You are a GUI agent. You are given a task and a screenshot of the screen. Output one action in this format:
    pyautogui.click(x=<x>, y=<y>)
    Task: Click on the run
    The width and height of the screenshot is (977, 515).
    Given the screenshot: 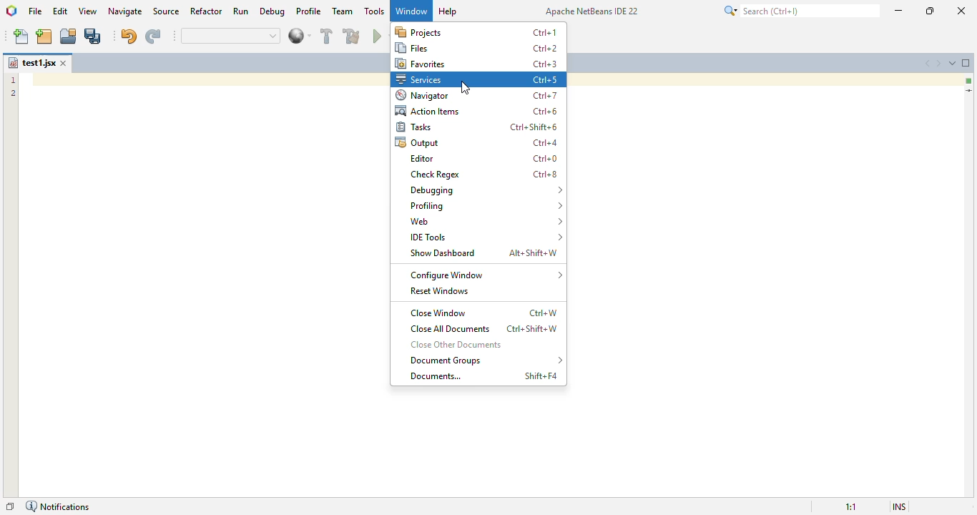 What is the action you would take?
    pyautogui.click(x=241, y=11)
    